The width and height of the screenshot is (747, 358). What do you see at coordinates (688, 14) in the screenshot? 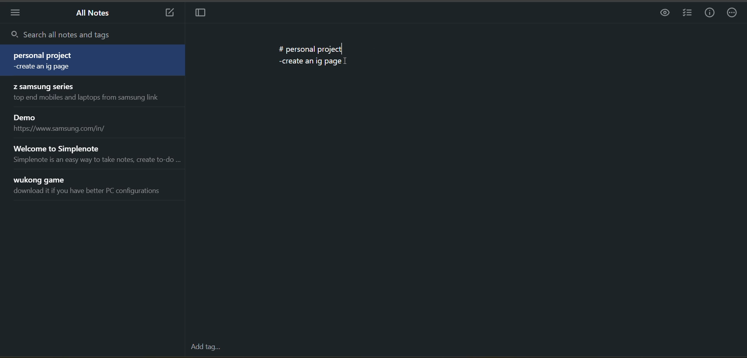
I see `insert checklist` at bounding box center [688, 14].